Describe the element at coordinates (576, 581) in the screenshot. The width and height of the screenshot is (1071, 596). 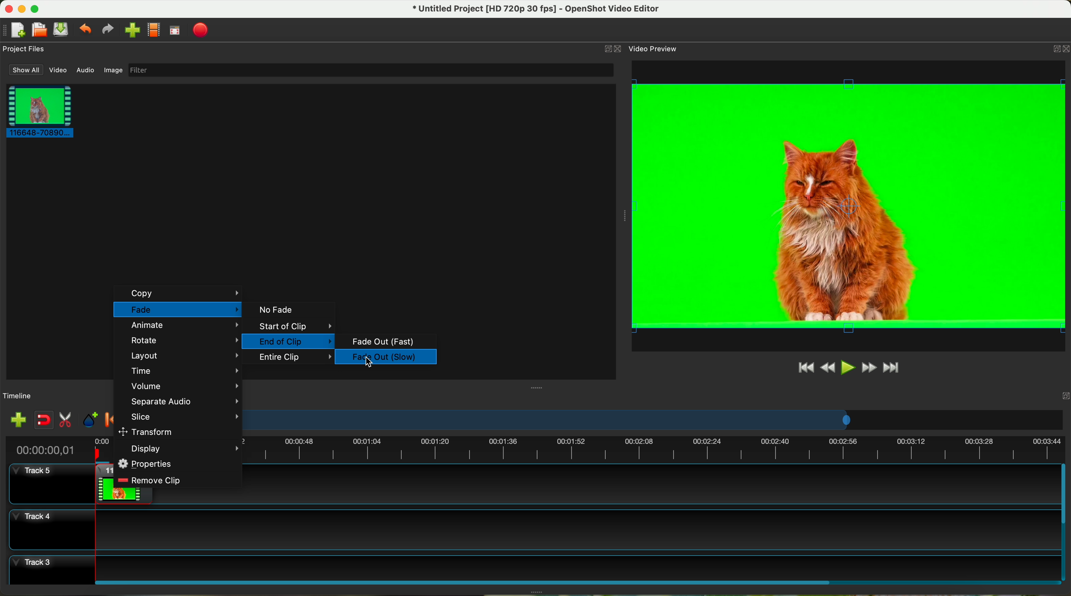
I see `scroll bar` at that location.